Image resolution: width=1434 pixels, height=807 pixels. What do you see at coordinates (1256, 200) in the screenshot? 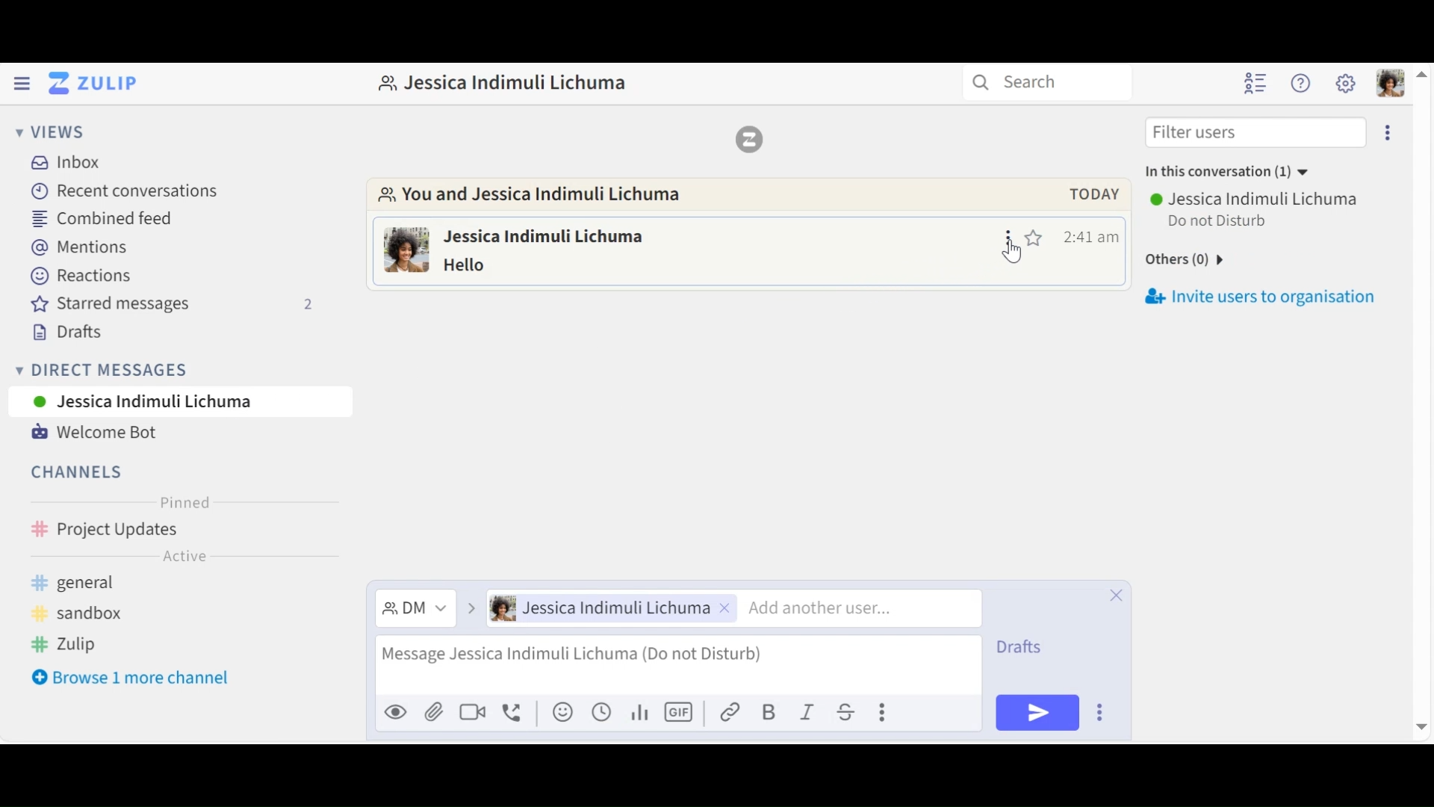
I see `User` at bounding box center [1256, 200].